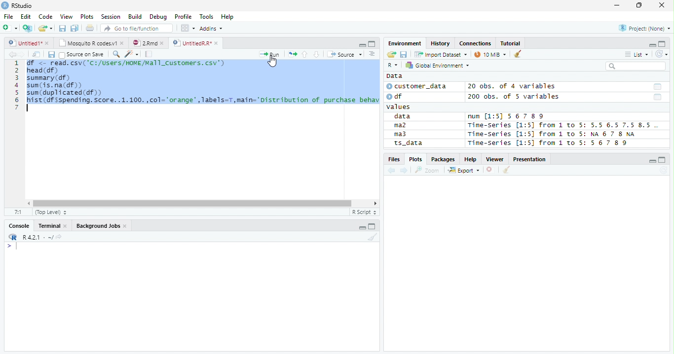  Describe the element at coordinates (415, 159) in the screenshot. I see `Plots` at that location.